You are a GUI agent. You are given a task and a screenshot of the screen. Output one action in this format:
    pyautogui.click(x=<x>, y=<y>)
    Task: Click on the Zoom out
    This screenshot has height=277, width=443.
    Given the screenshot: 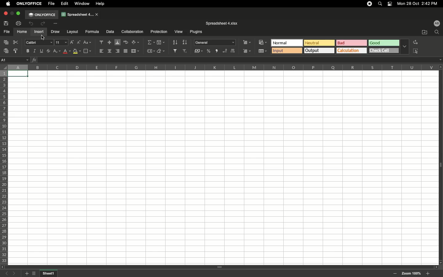 What is the action you would take?
    pyautogui.click(x=395, y=274)
    